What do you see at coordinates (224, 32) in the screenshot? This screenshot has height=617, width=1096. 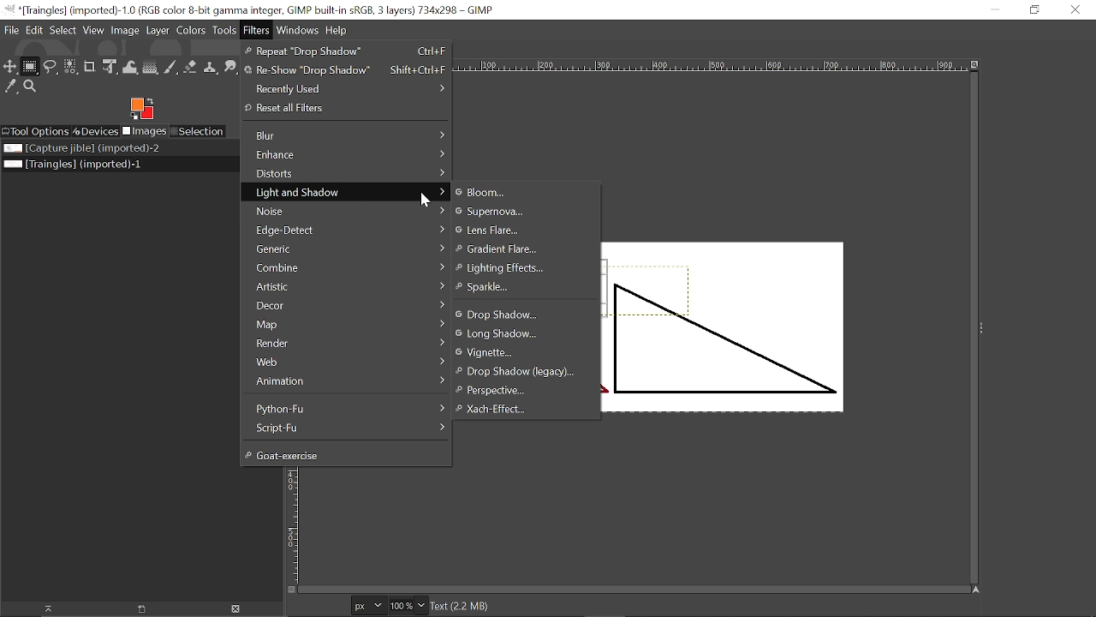 I see `Tools` at bounding box center [224, 32].